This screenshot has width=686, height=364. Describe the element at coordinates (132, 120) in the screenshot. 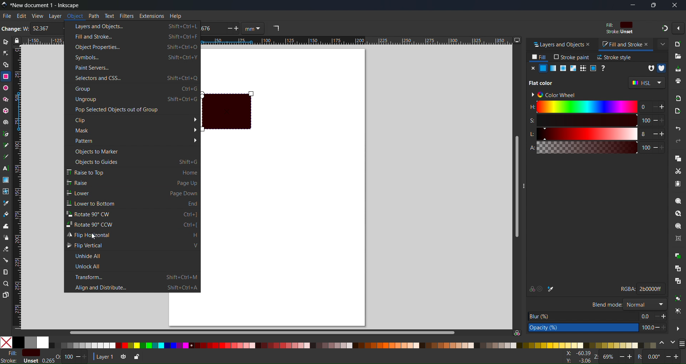

I see `Clip` at that location.